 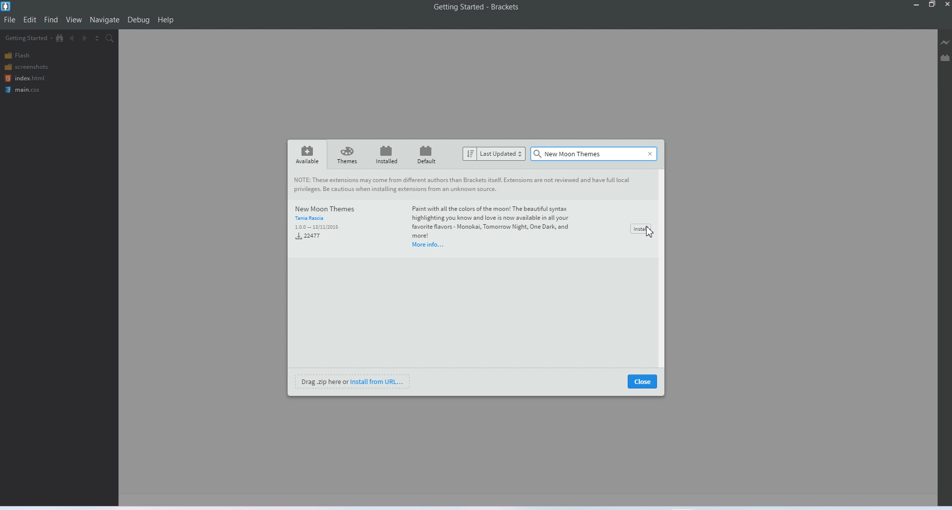 I want to click on Navigate forward, so click(x=85, y=38).